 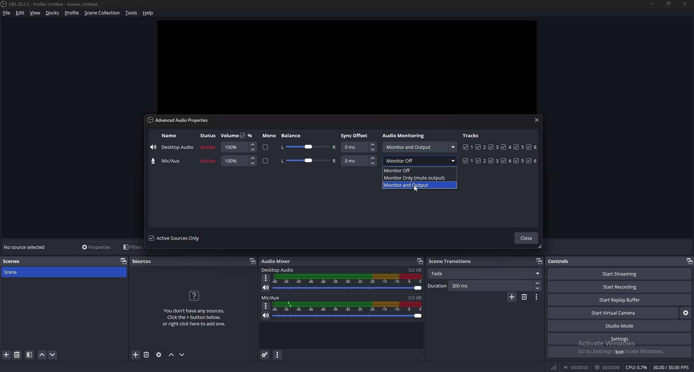 I want to click on start streaming, so click(x=619, y=274).